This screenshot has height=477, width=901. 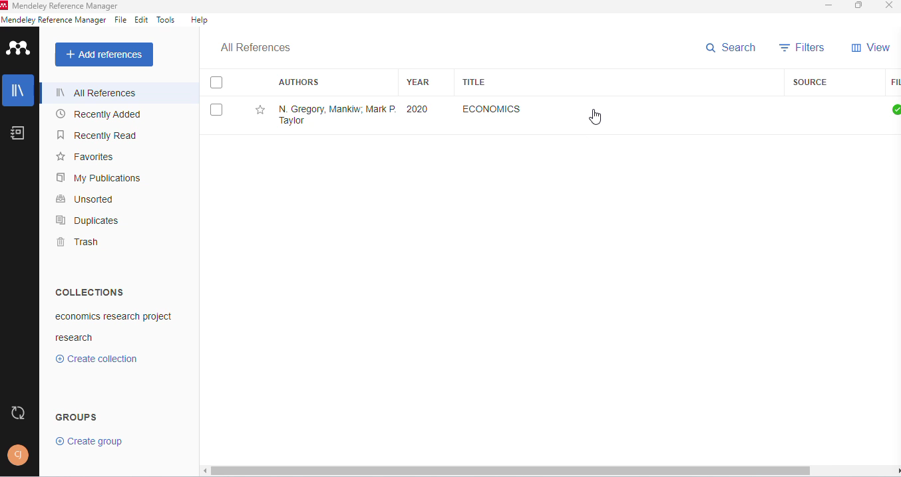 I want to click on economics, so click(x=492, y=109).